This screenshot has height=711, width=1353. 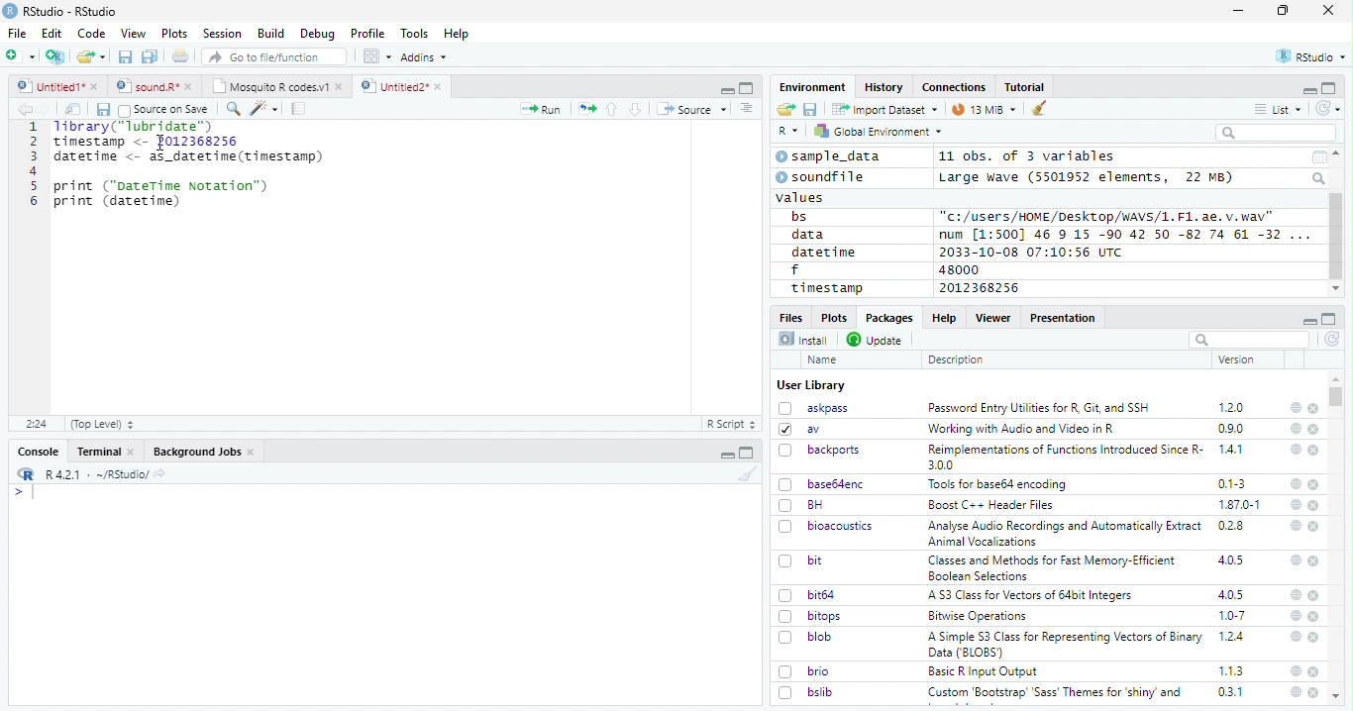 I want to click on RStudio - RStudio, so click(x=70, y=11).